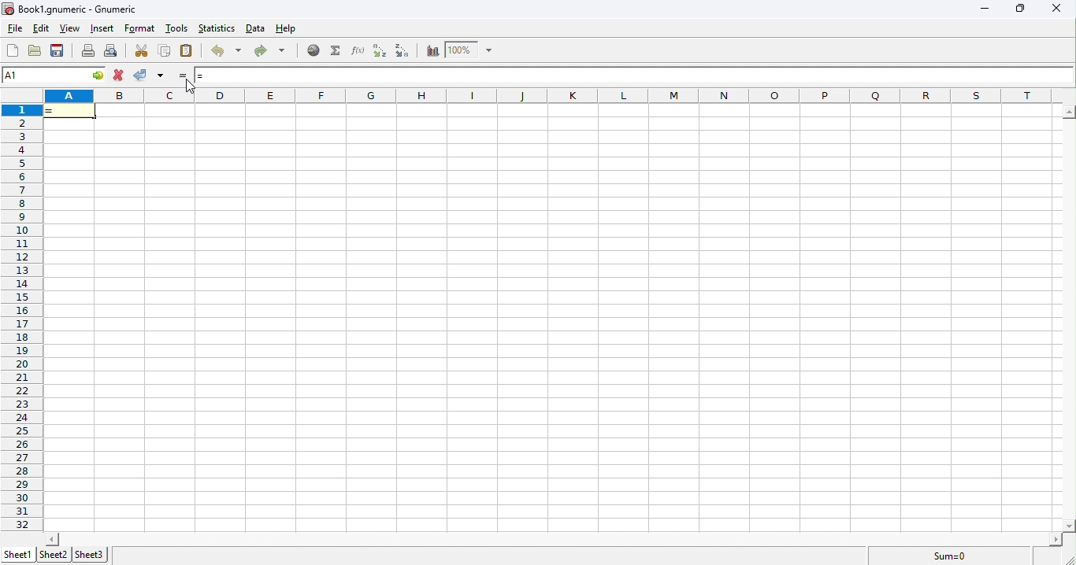 Image resolution: width=1076 pixels, height=565 pixels. I want to click on chart, so click(432, 51).